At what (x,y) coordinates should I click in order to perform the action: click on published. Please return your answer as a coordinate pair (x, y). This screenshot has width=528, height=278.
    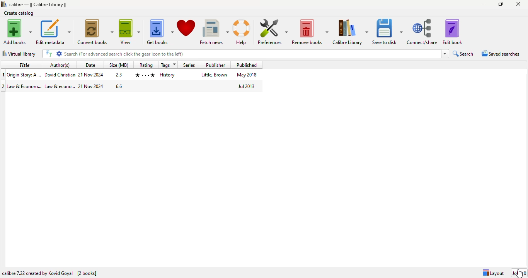
    Looking at the image, I should click on (247, 64).